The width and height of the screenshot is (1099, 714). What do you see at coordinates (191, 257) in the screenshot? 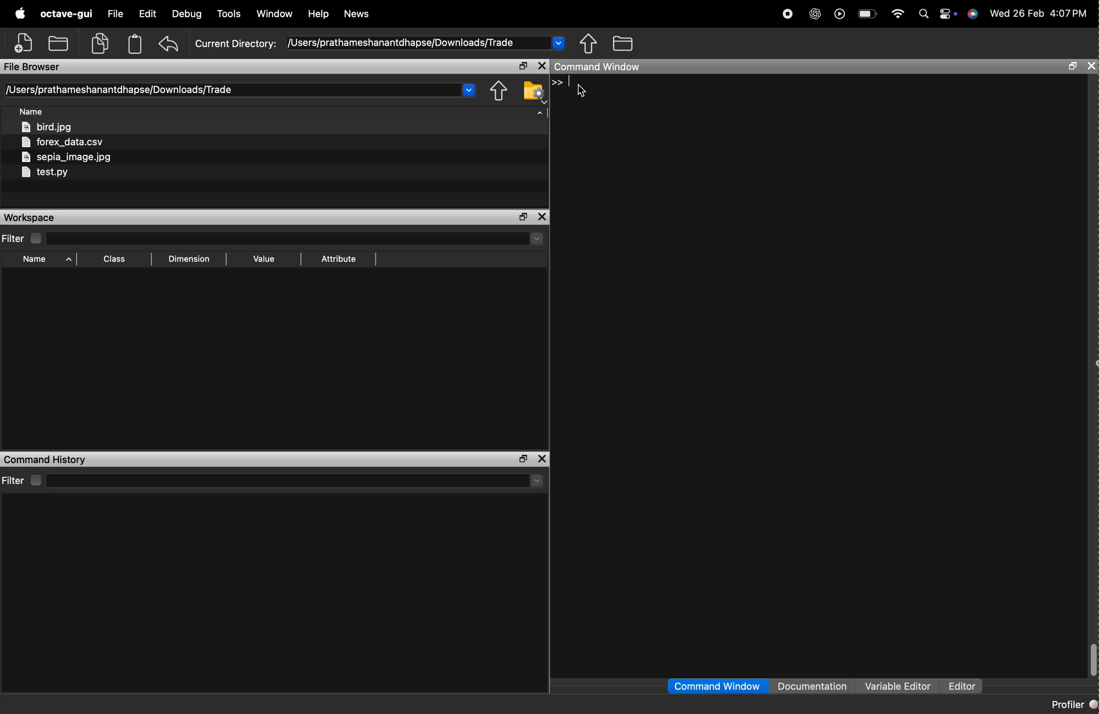
I see `Dimension` at bounding box center [191, 257].